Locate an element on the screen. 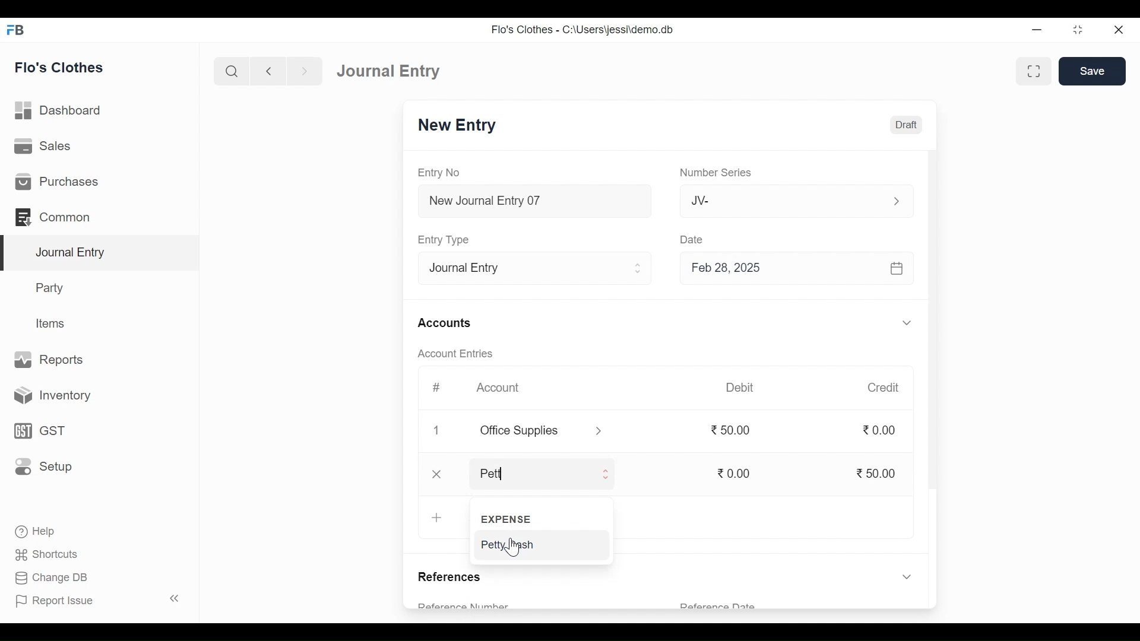 This screenshot has height=641, width=1140. Save is located at coordinates (1092, 71).